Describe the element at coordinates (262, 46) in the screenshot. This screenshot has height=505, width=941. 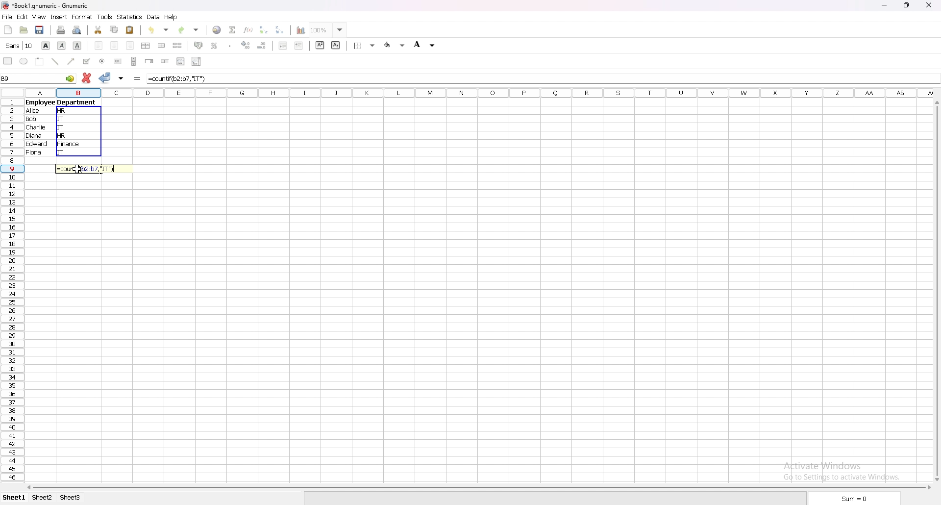
I see `decrease decimals` at that location.